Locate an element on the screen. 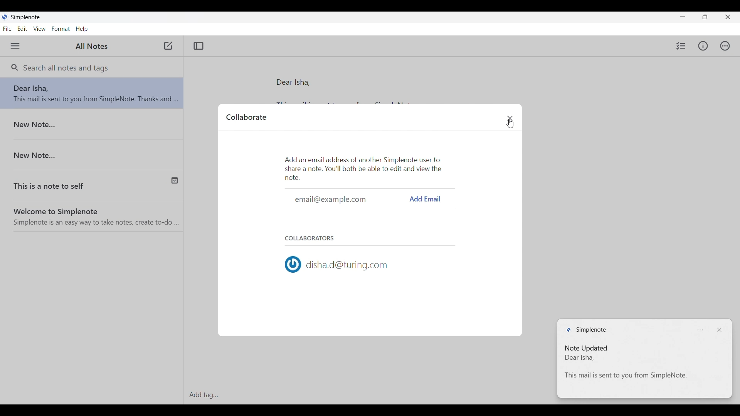 The width and height of the screenshot is (740, 416). Format is located at coordinates (61, 29).